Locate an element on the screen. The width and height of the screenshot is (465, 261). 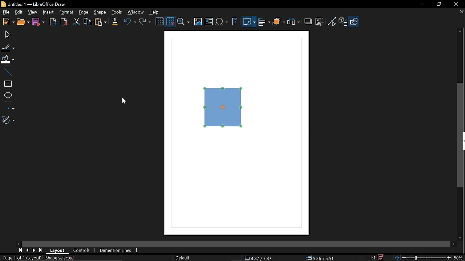
LibreOffice Logo is located at coordinates (3, 4).